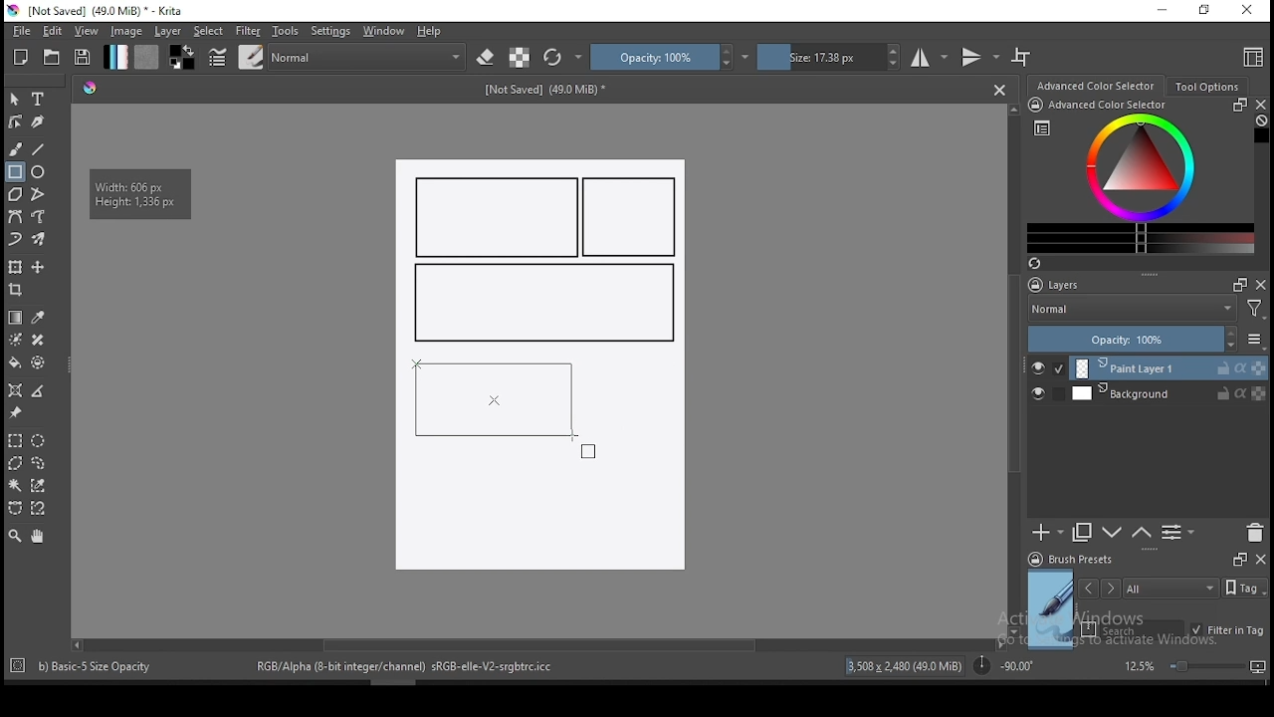  Describe the element at coordinates (14, 440) in the screenshot. I see `rectangular selection tool` at that location.